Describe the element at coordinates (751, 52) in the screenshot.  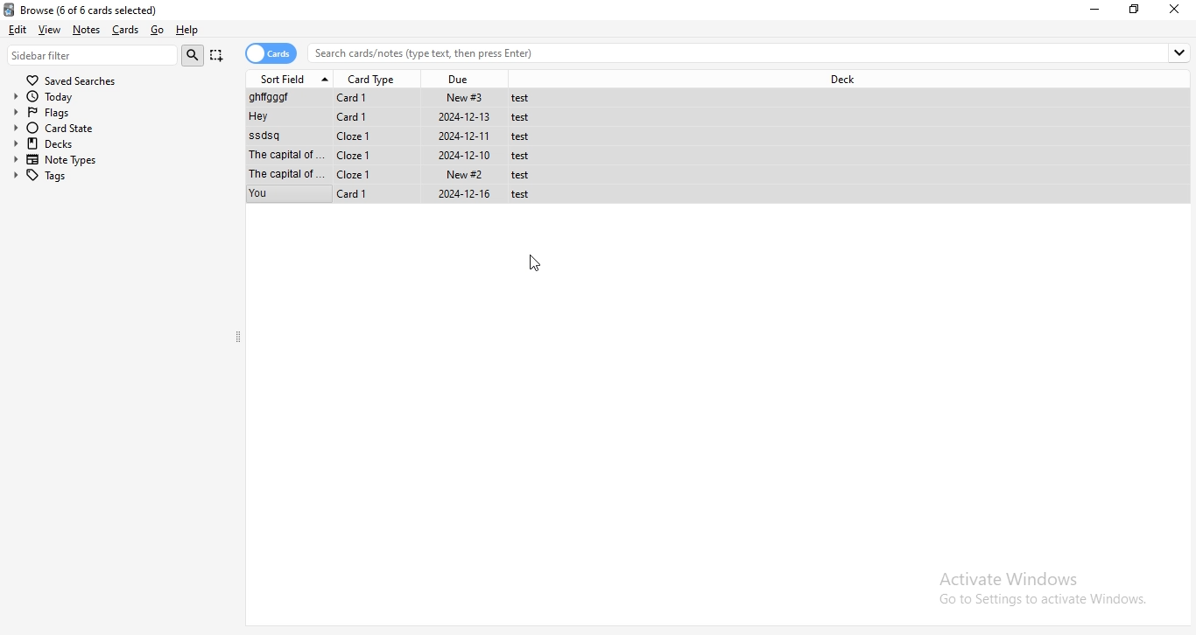
I see `search bar` at that location.